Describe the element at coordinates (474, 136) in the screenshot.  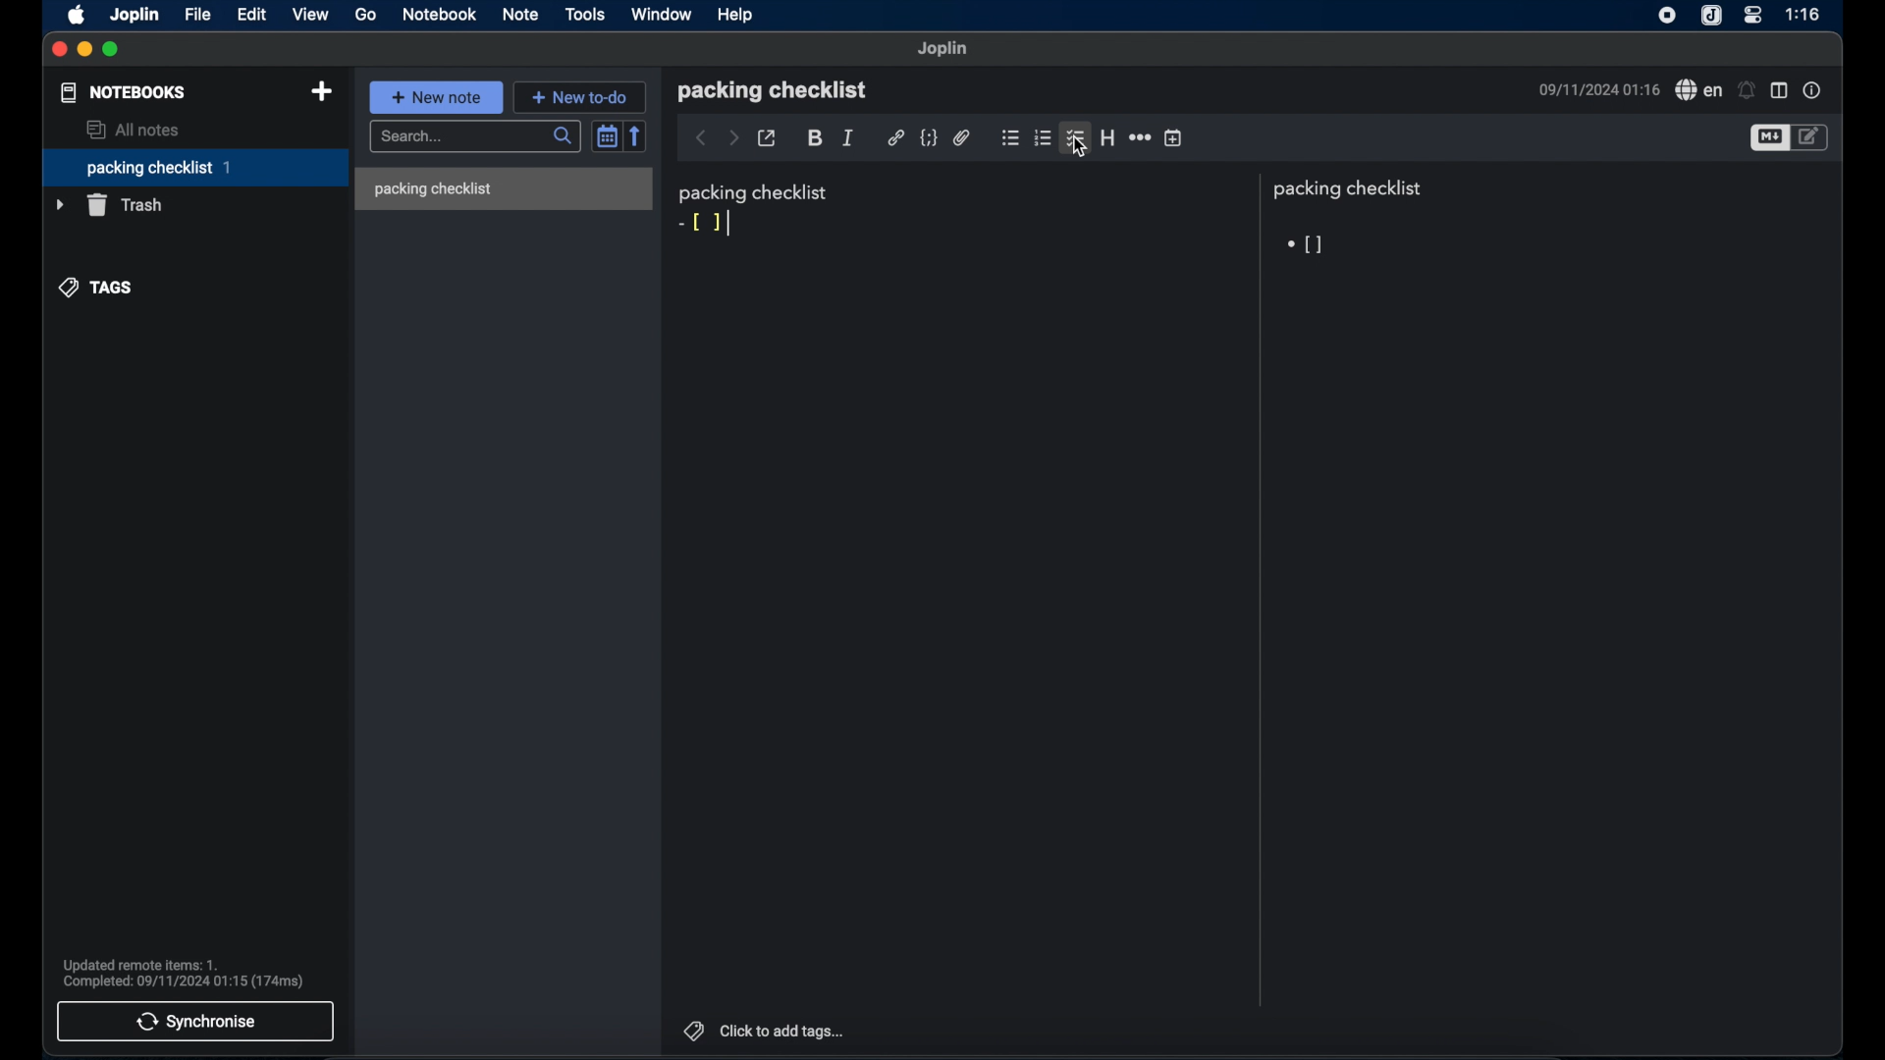
I see `search bar` at that location.